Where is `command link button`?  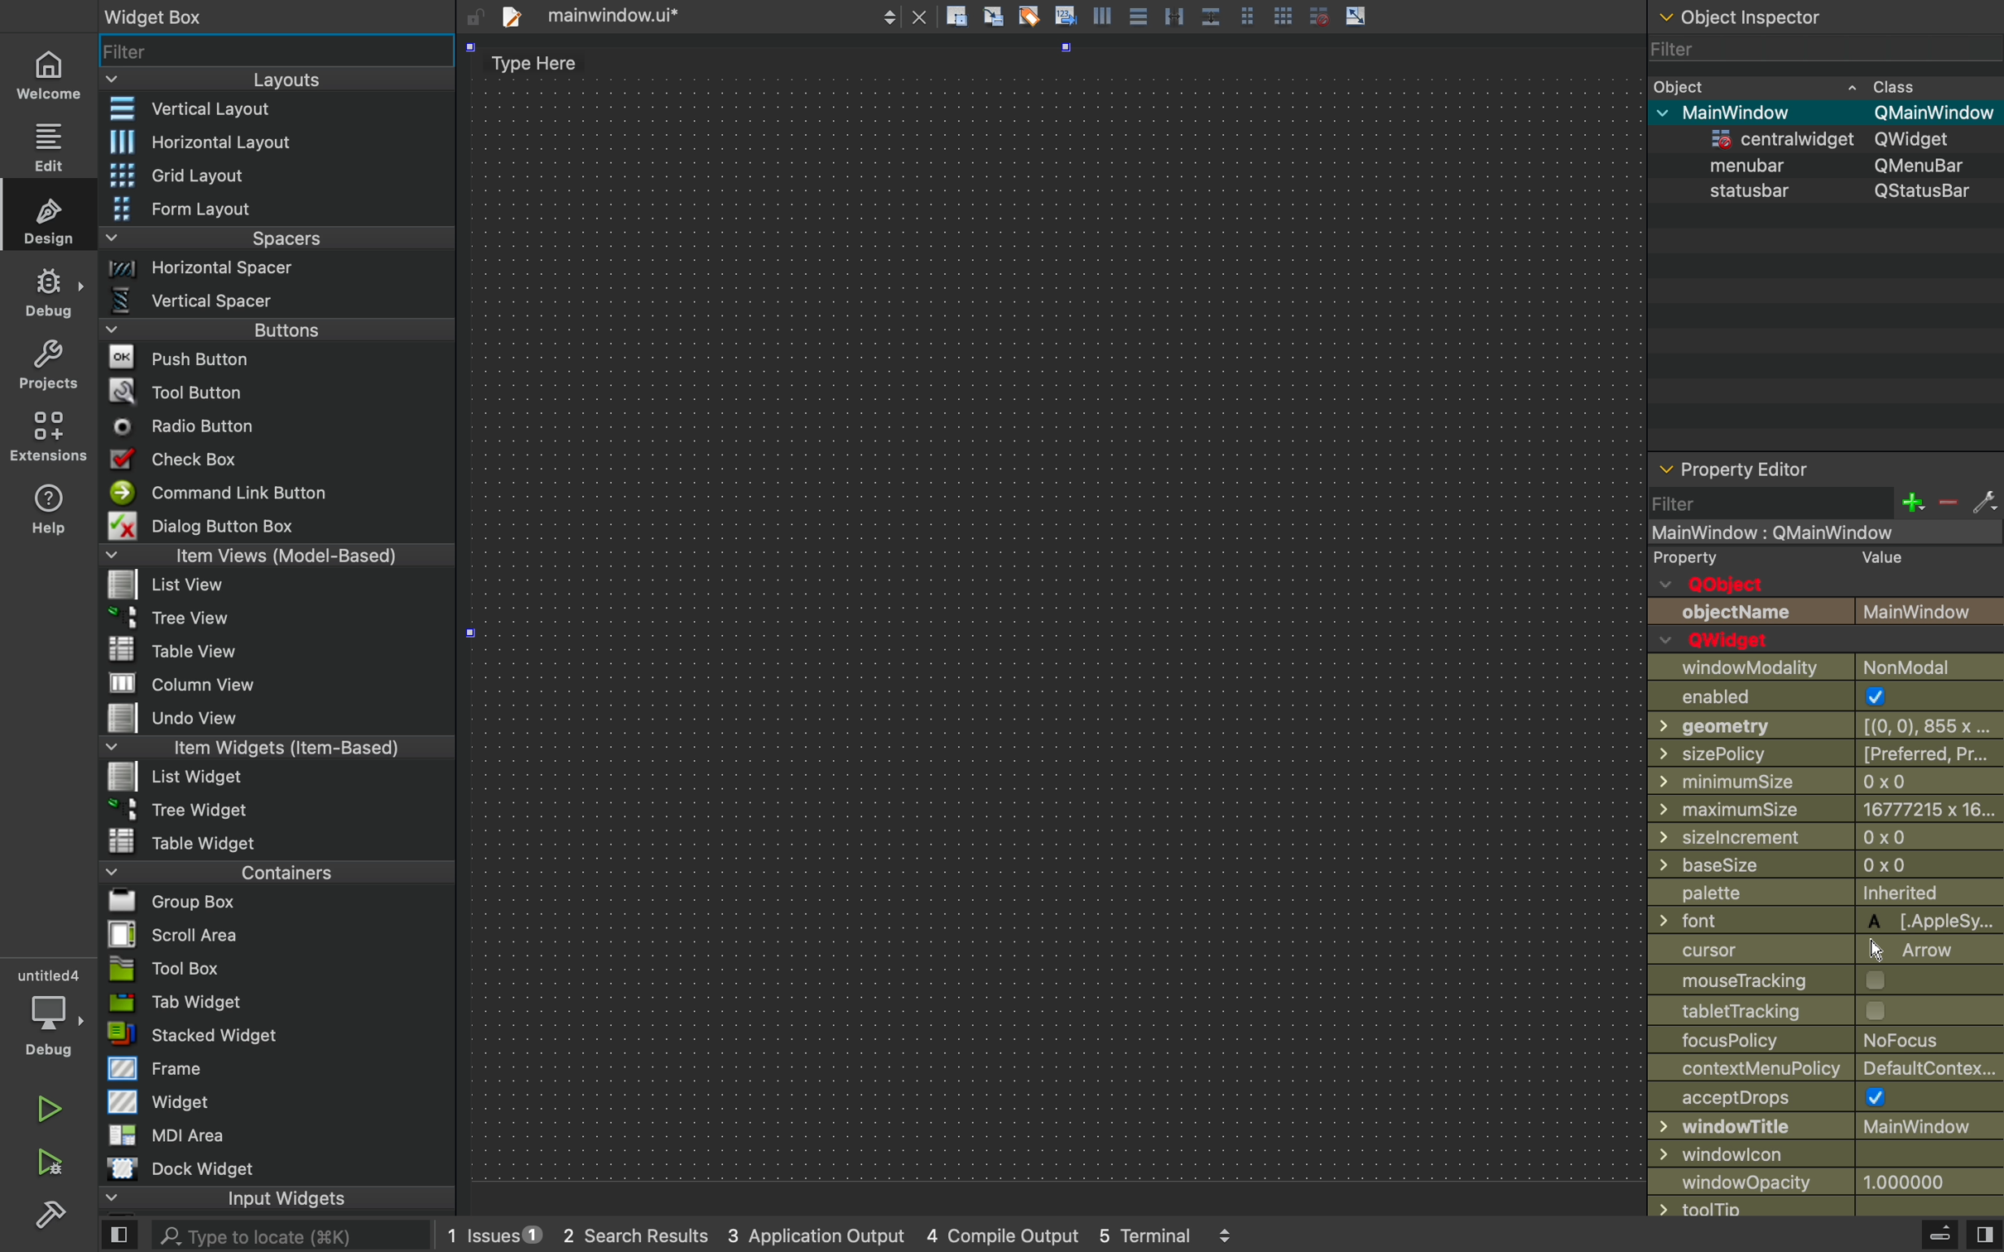 command link button is located at coordinates (279, 491).